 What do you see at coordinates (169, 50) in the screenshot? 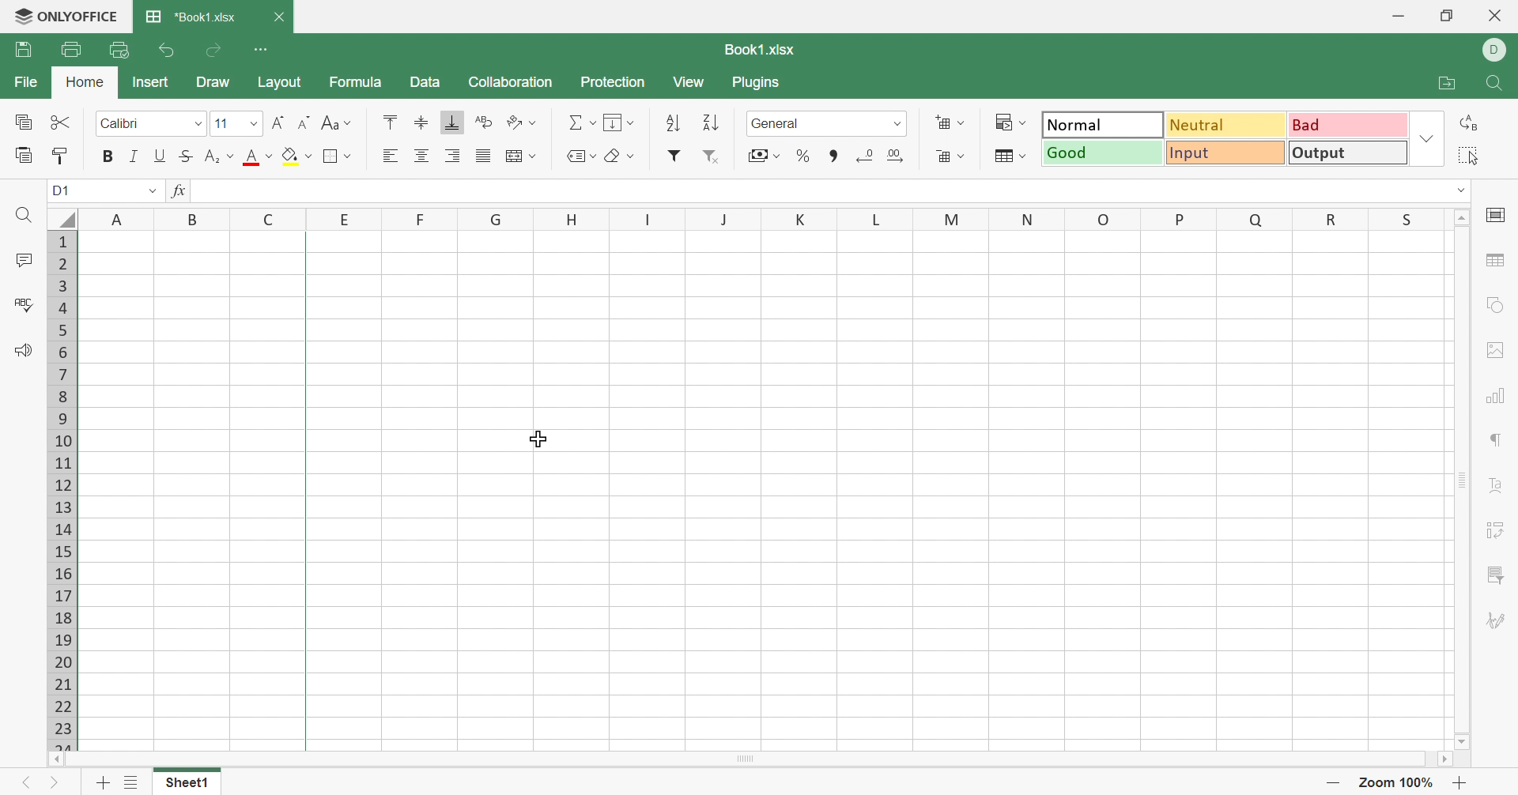
I see `Undo` at bounding box center [169, 50].